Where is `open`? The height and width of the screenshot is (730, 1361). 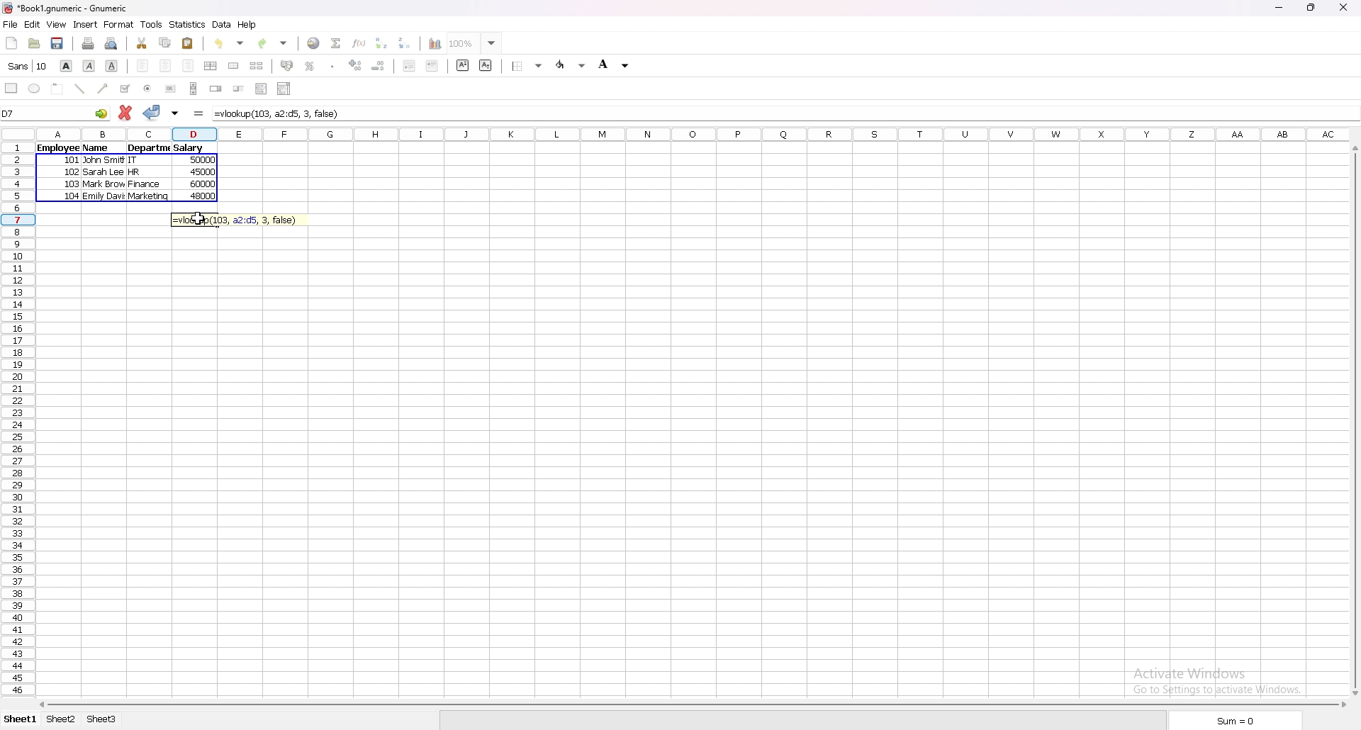 open is located at coordinates (35, 43).